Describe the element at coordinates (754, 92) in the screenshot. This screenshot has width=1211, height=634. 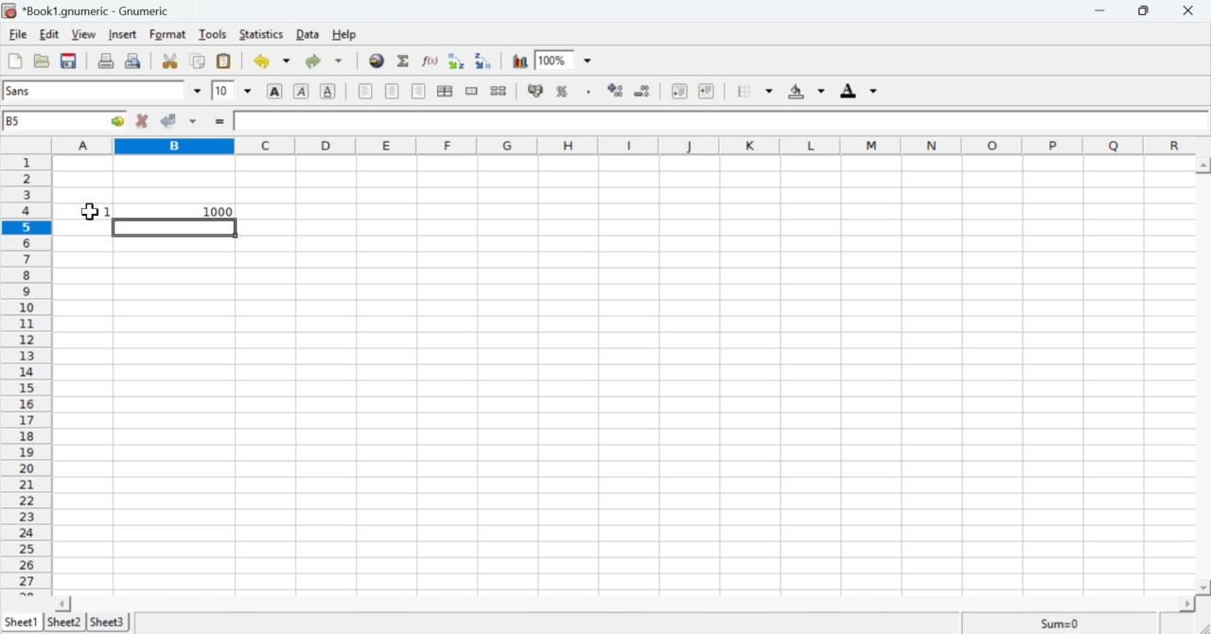
I see `Borders` at that location.